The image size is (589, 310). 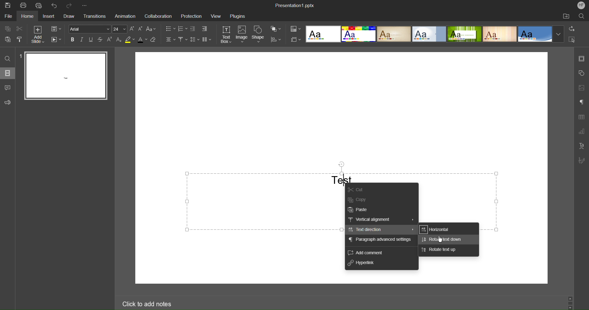 What do you see at coordinates (438, 229) in the screenshot?
I see `Horizontal` at bounding box center [438, 229].